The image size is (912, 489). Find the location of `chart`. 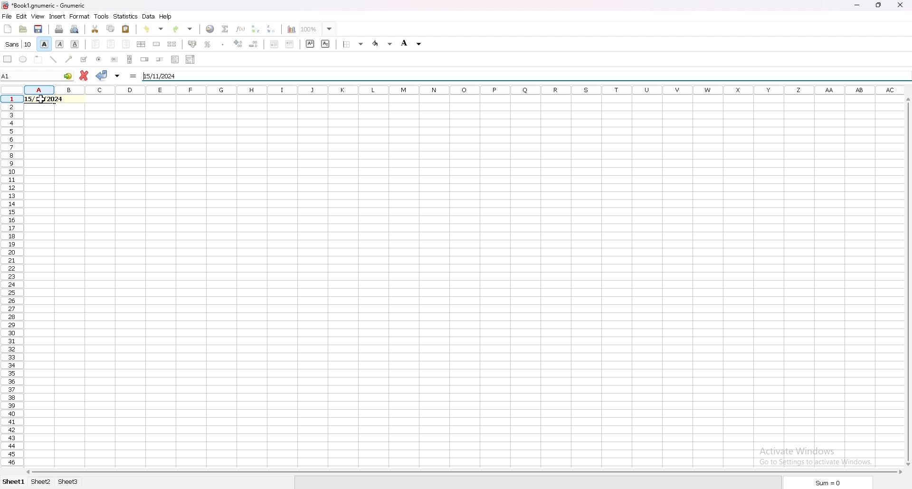

chart is located at coordinates (292, 29).